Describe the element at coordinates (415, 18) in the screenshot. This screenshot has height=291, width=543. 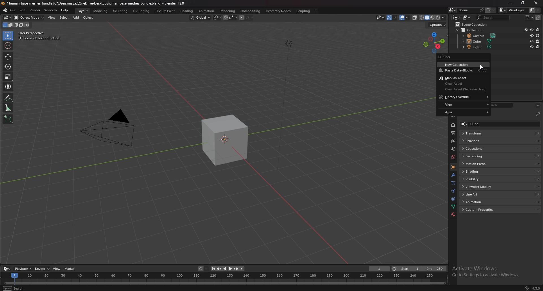
I see `toggle xray` at that location.